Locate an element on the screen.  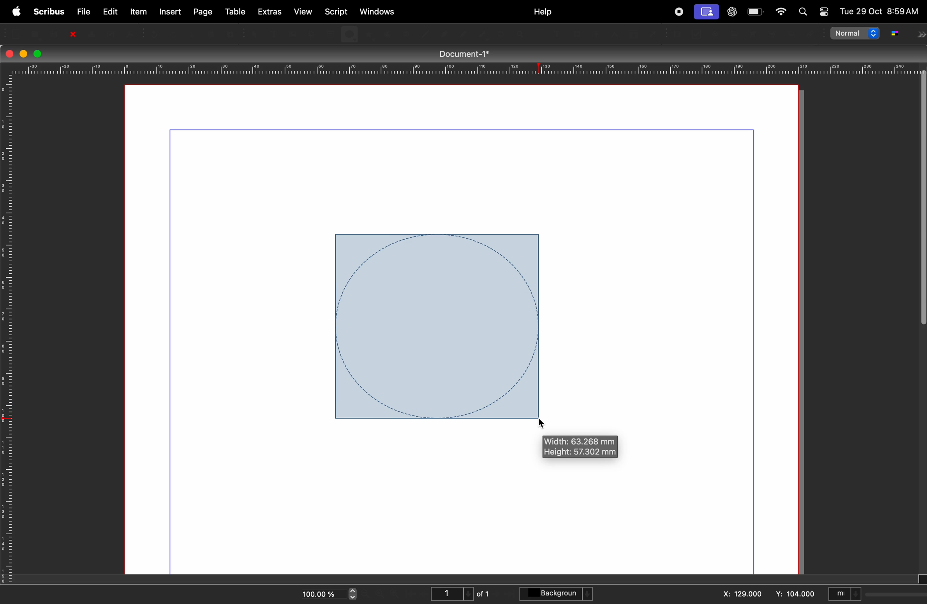
Redo is located at coordinates (174, 33).